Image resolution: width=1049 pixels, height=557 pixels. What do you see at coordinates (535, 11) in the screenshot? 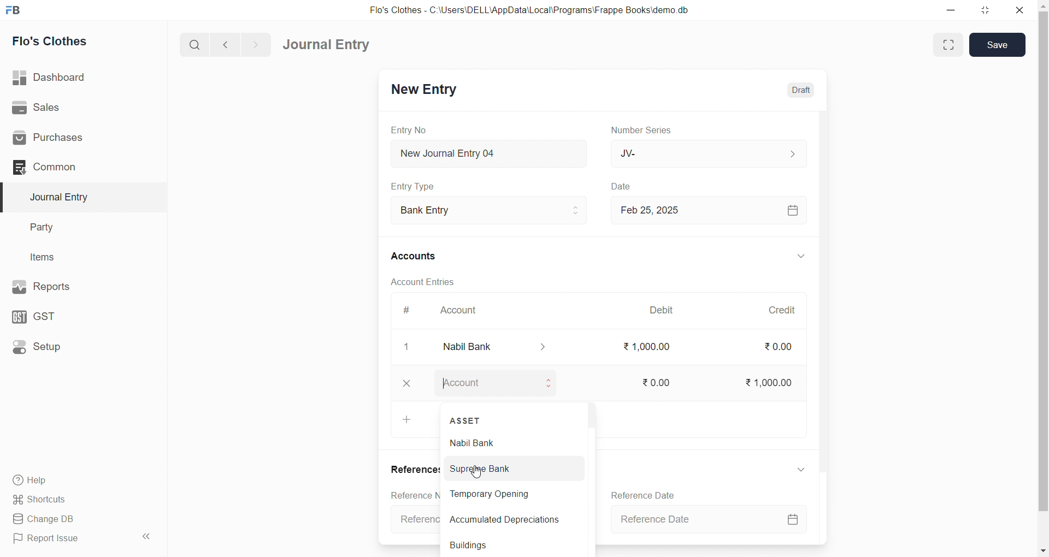
I see `Flo's Clothes - C:\Users\DELL\AppData\Local\Programs\Frappe Books\demo.db` at bounding box center [535, 11].